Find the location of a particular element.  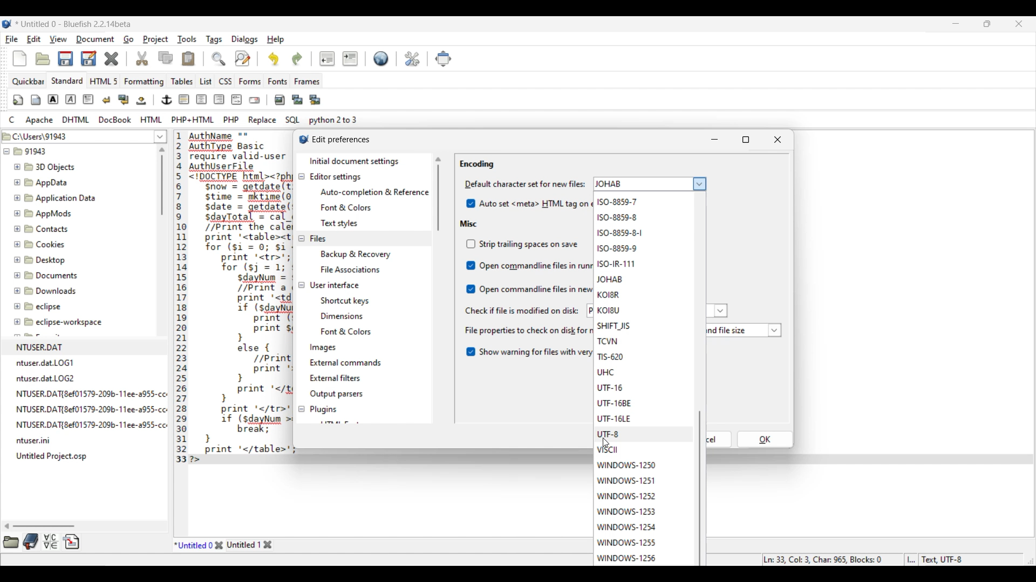

Default settings is located at coordinates (381, 58).